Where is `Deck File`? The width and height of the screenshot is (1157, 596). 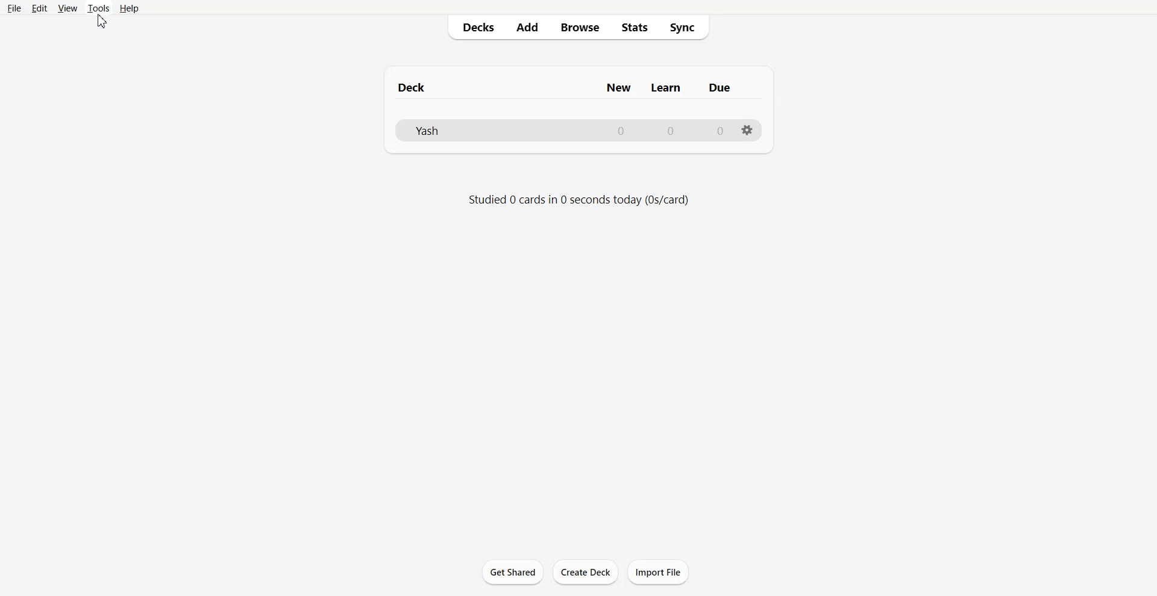
Deck File is located at coordinates (494, 131).